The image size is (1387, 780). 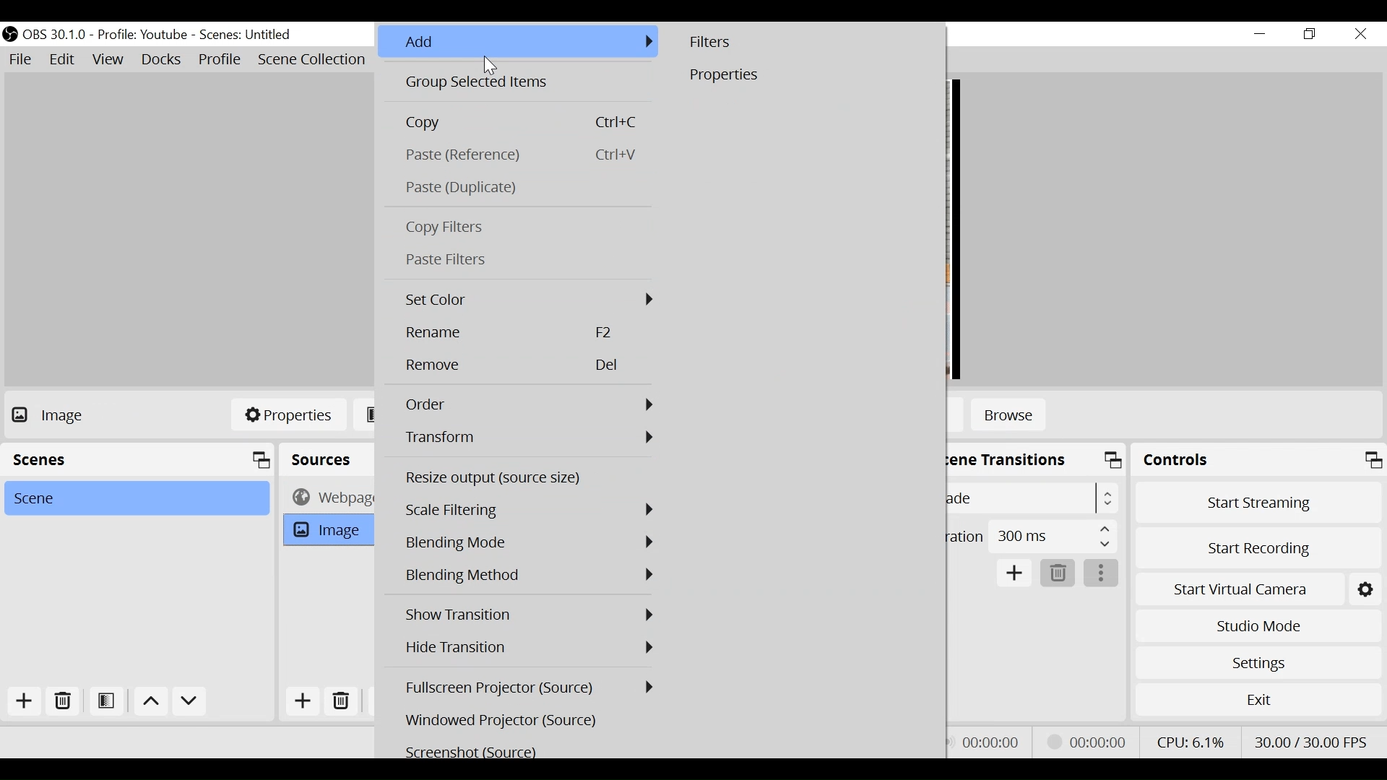 I want to click on Restore, so click(x=1310, y=35).